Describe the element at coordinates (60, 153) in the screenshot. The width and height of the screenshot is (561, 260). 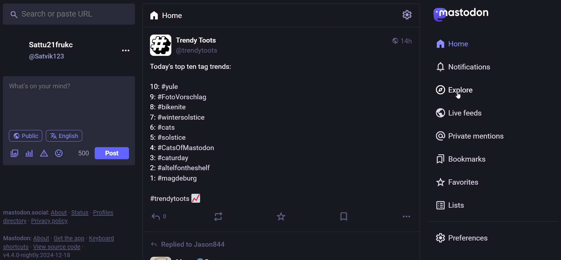
I see `emoji` at that location.